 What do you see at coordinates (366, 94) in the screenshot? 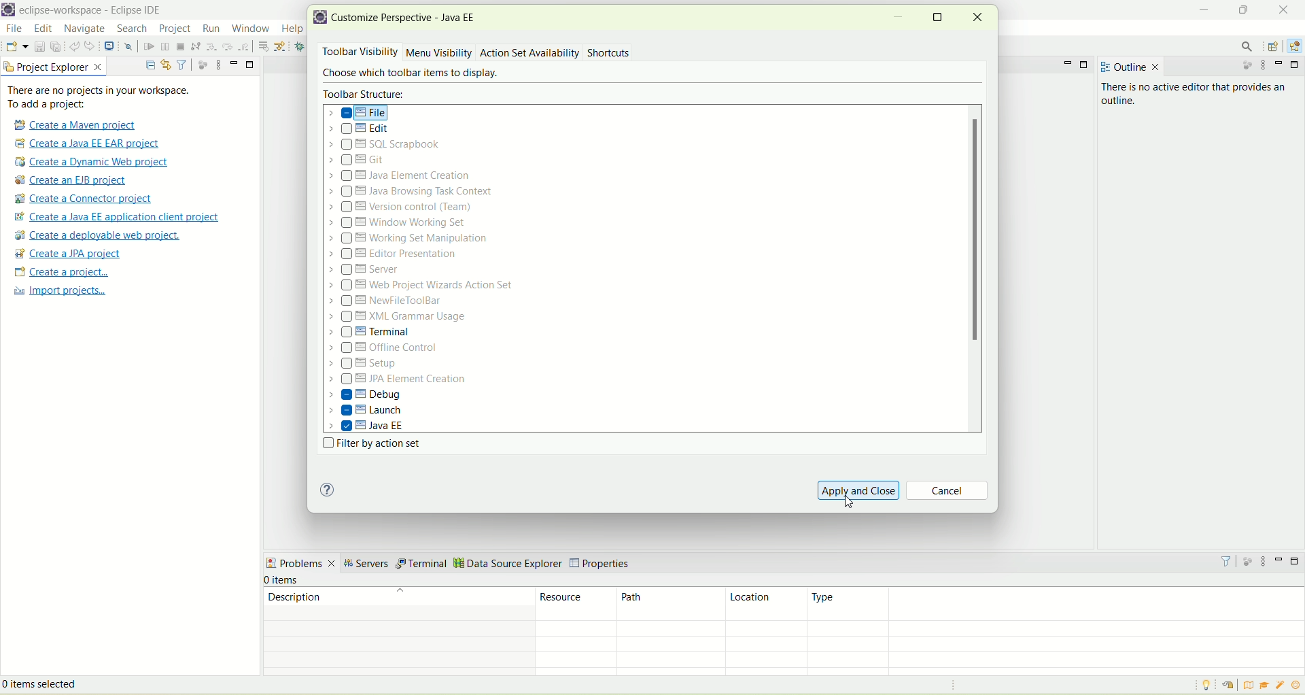
I see `toolbar structure` at bounding box center [366, 94].